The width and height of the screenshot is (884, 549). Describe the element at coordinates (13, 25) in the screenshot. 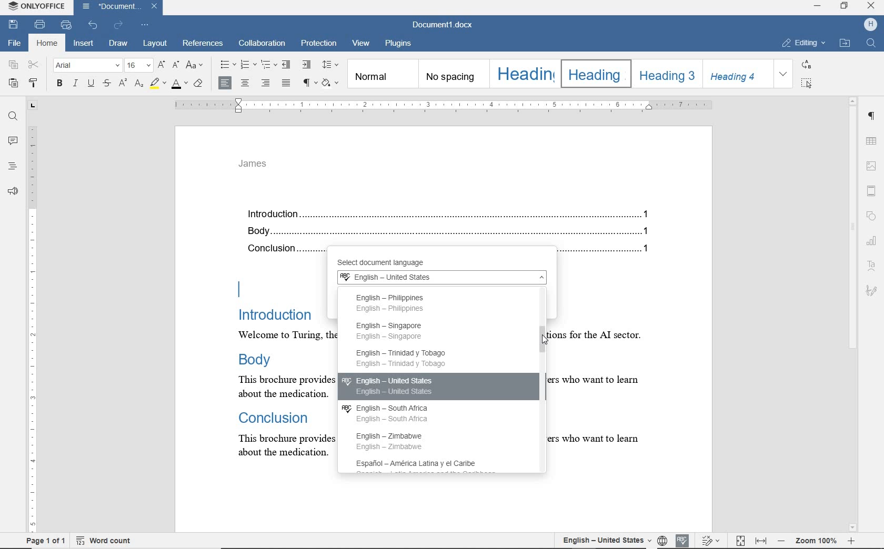

I see `save` at that location.